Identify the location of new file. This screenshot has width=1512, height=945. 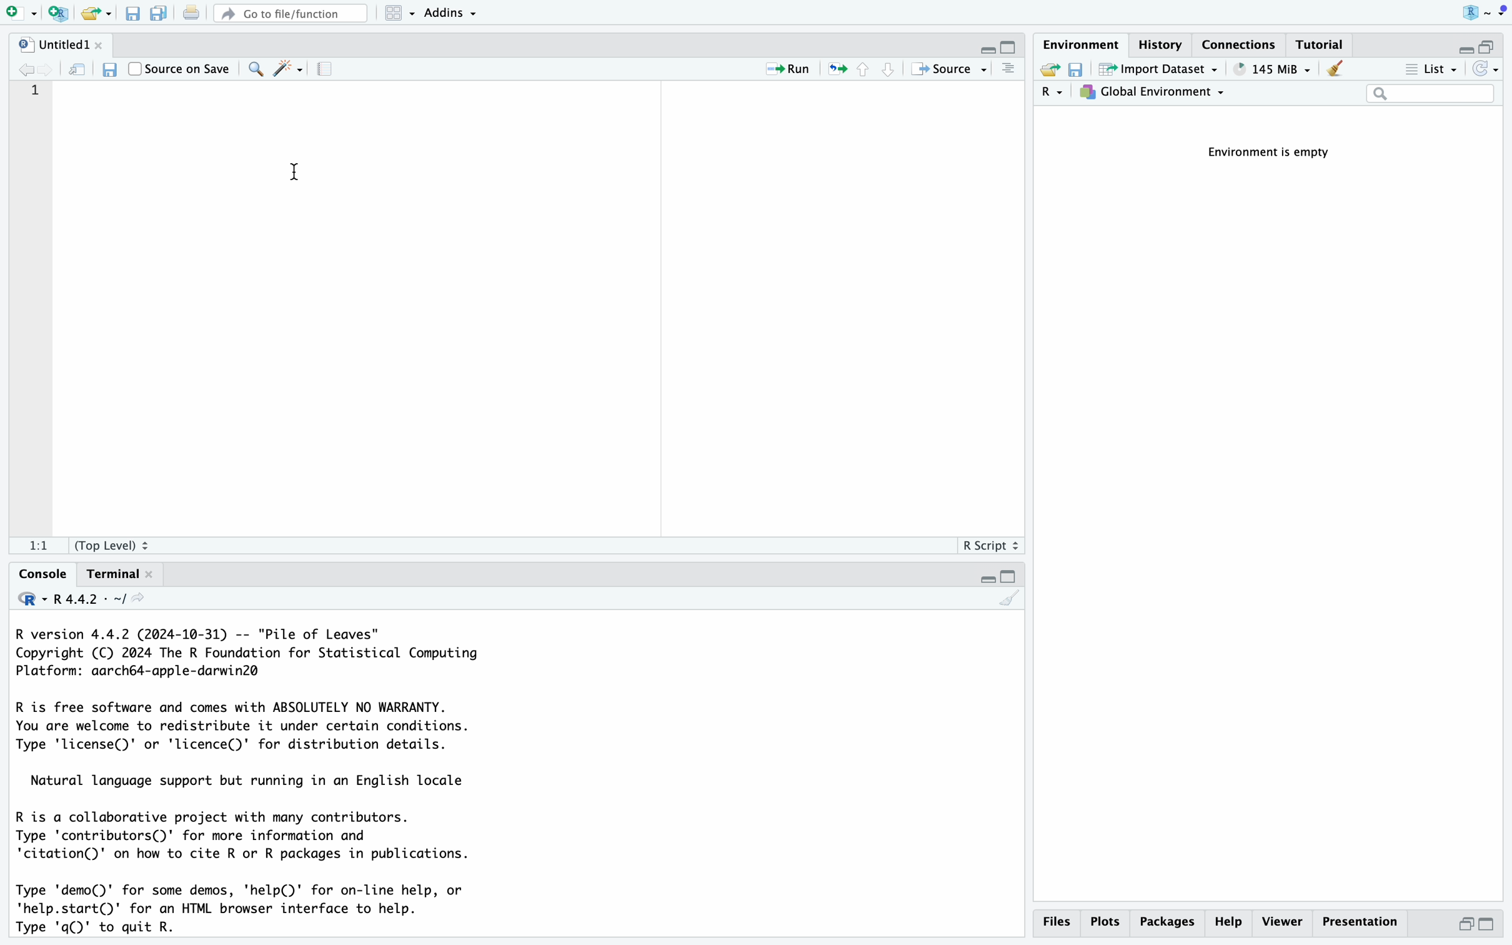
(19, 12).